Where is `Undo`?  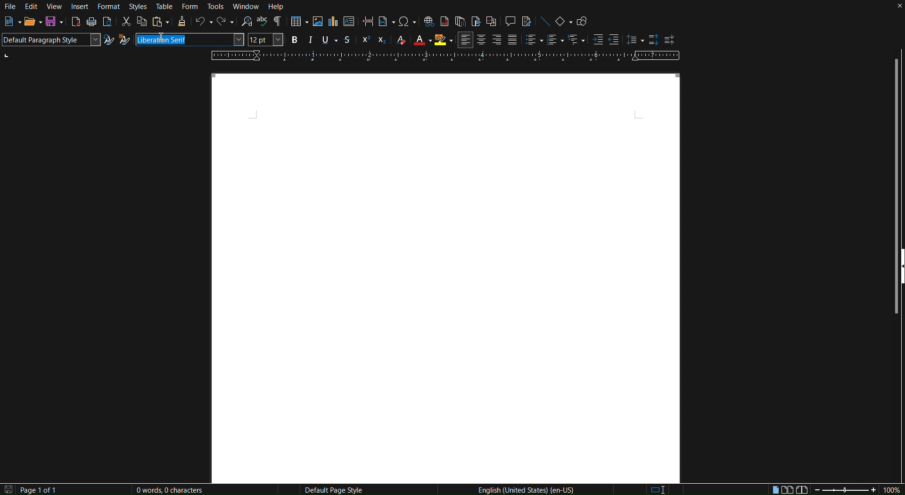 Undo is located at coordinates (202, 23).